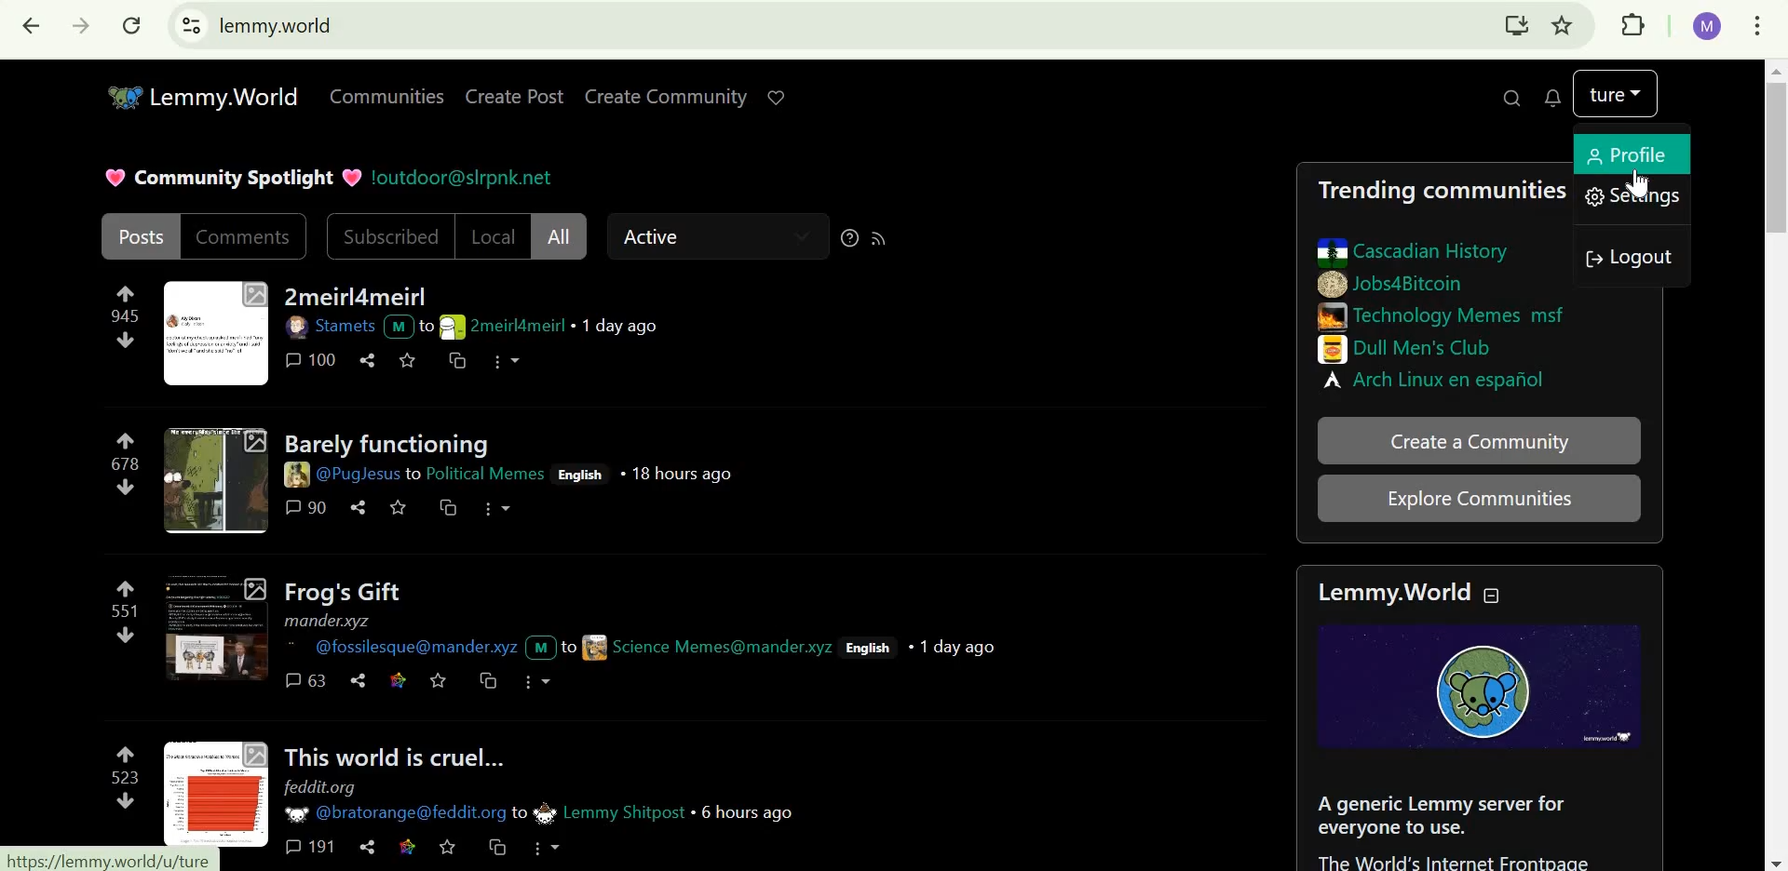 The image size is (1788, 871). I want to click on RSS, so click(884, 235).